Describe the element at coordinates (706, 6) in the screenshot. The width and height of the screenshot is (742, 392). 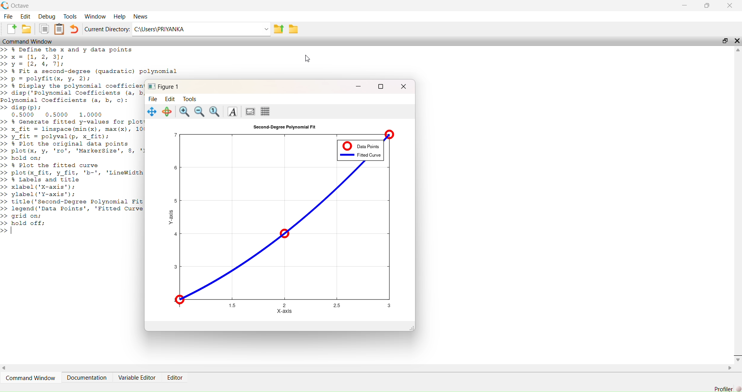
I see `Maximize / Restore` at that location.